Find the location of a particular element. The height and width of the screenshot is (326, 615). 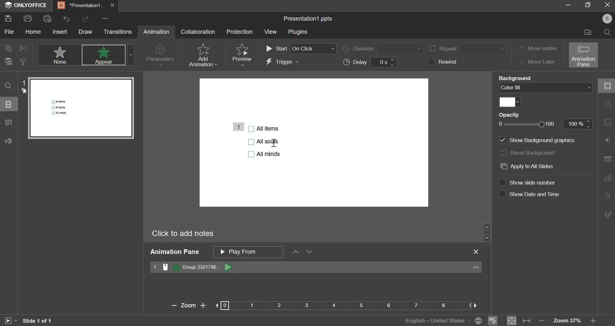

appear is located at coordinates (108, 55).